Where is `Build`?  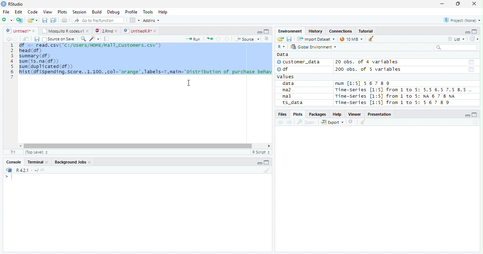
Build is located at coordinates (98, 12).